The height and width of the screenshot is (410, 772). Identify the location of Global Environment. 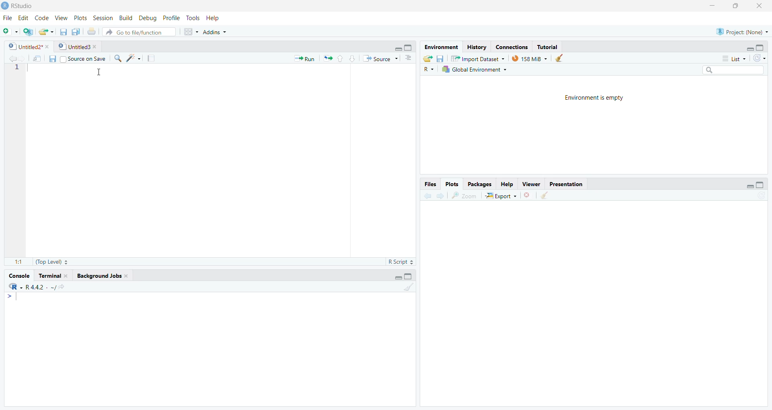
(474, 69).